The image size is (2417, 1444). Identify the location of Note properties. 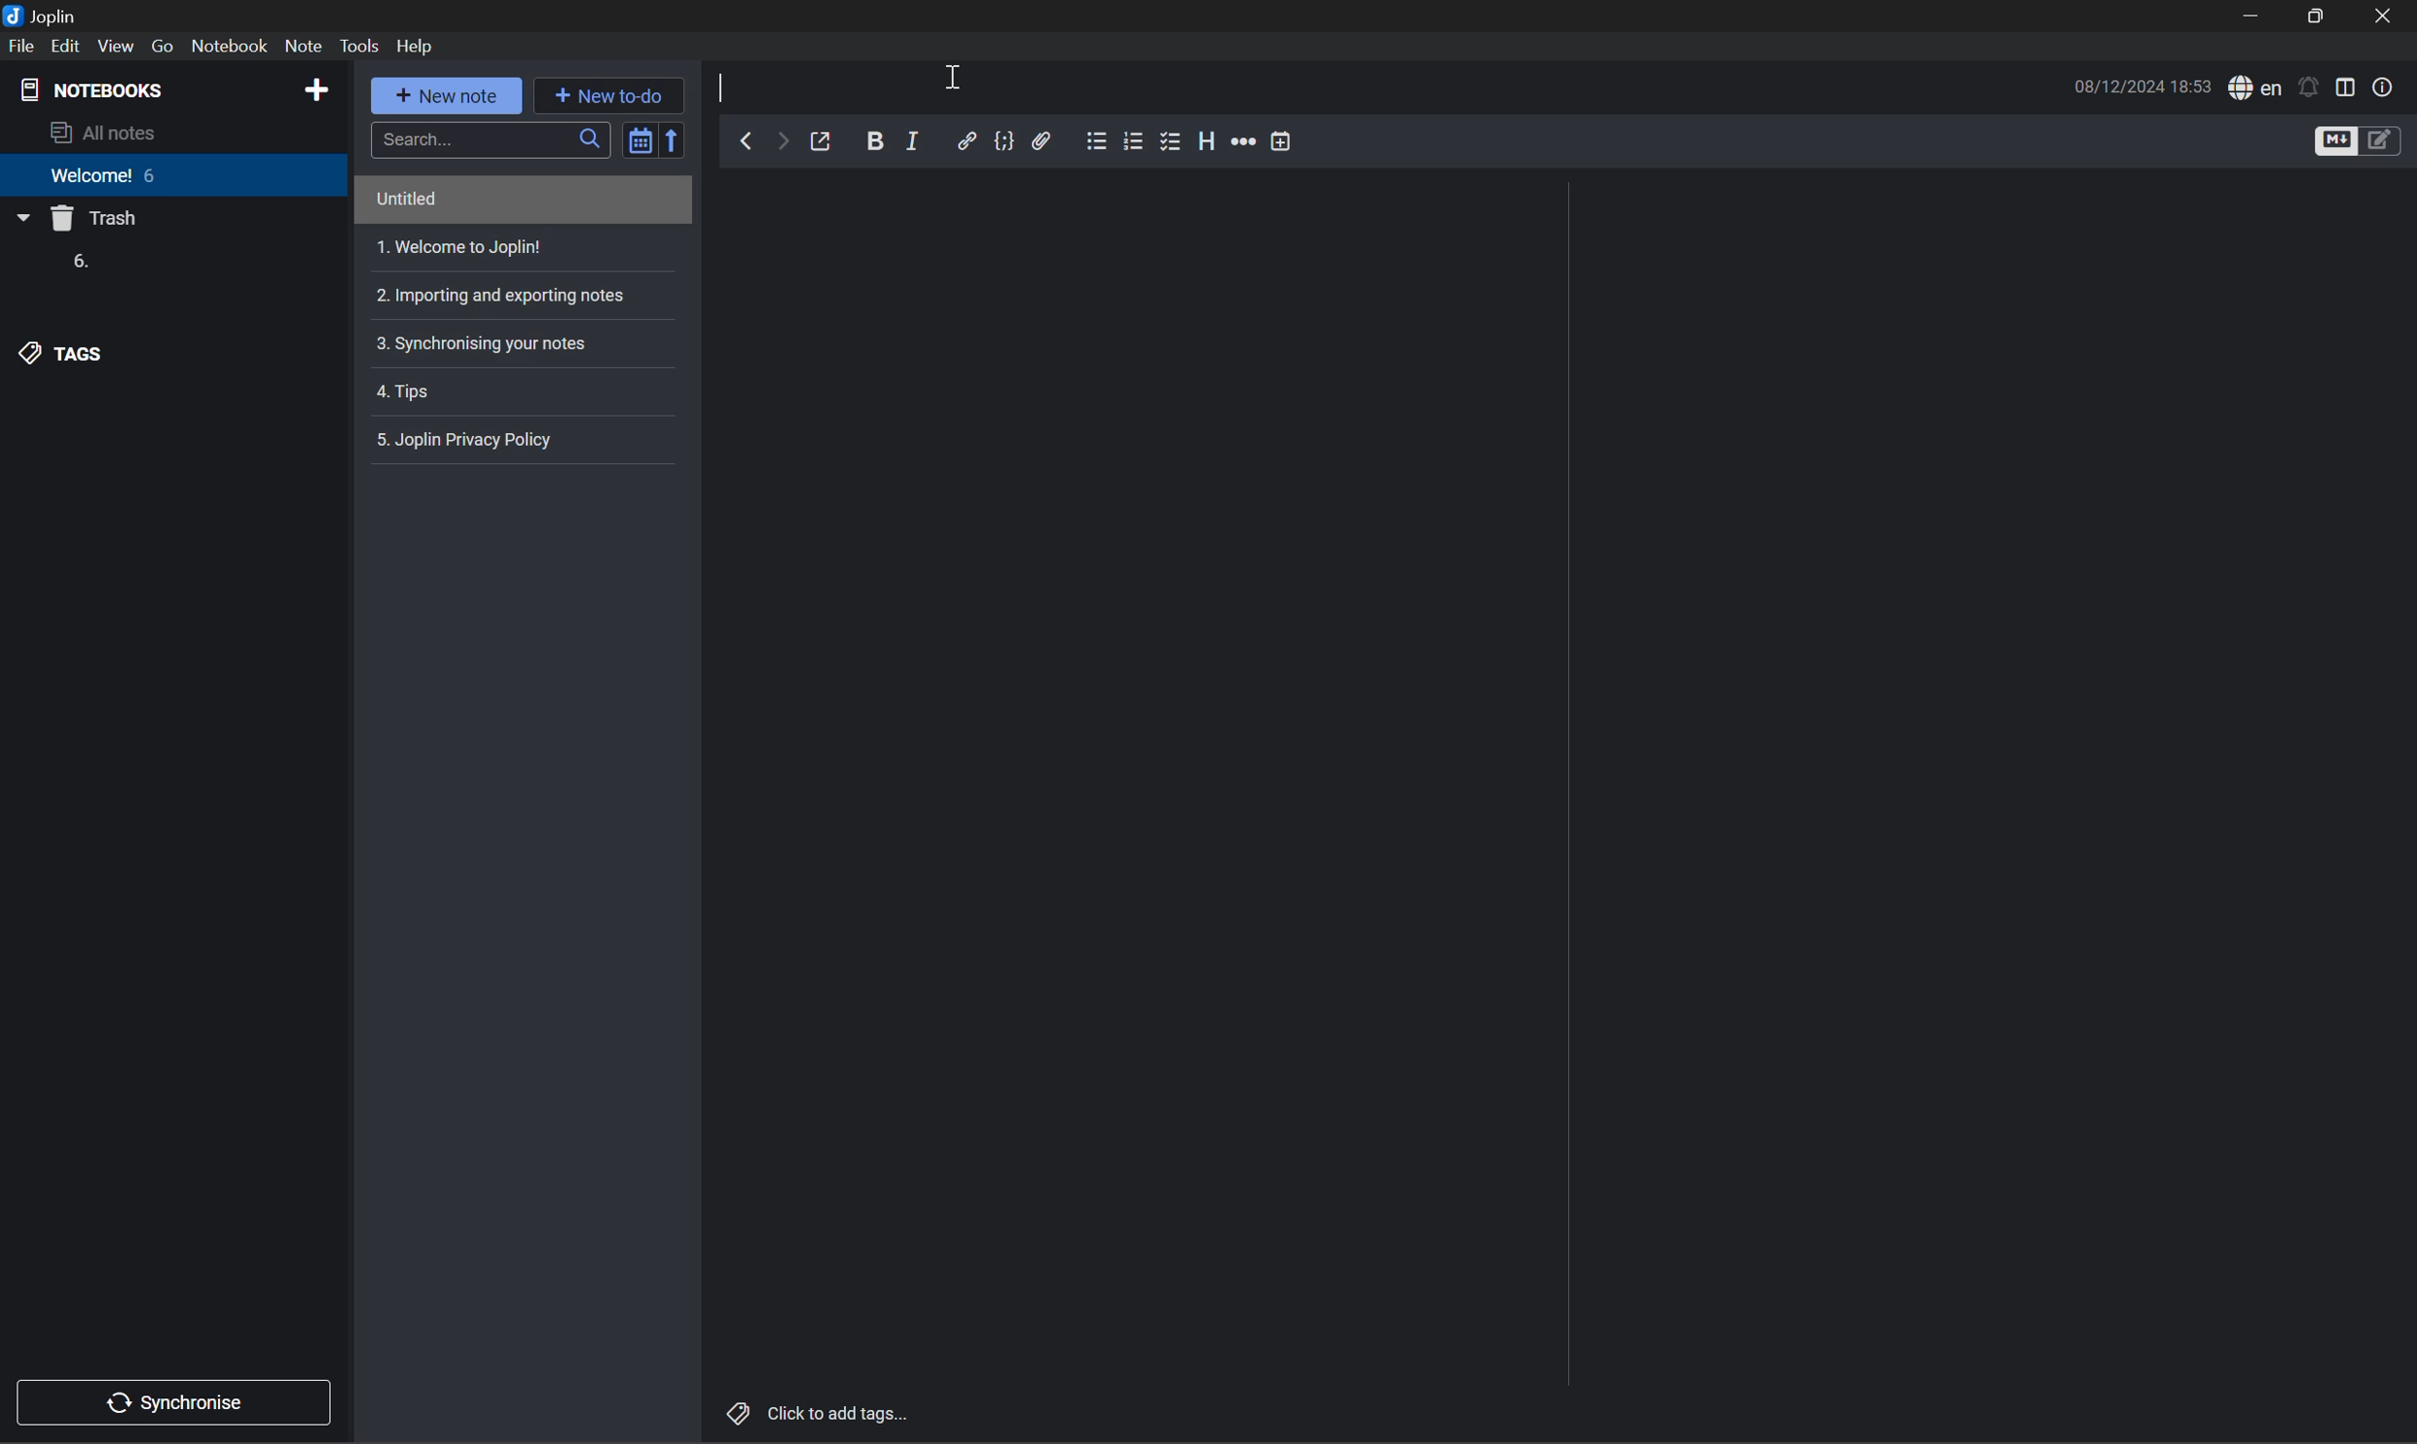
(2383, 87).